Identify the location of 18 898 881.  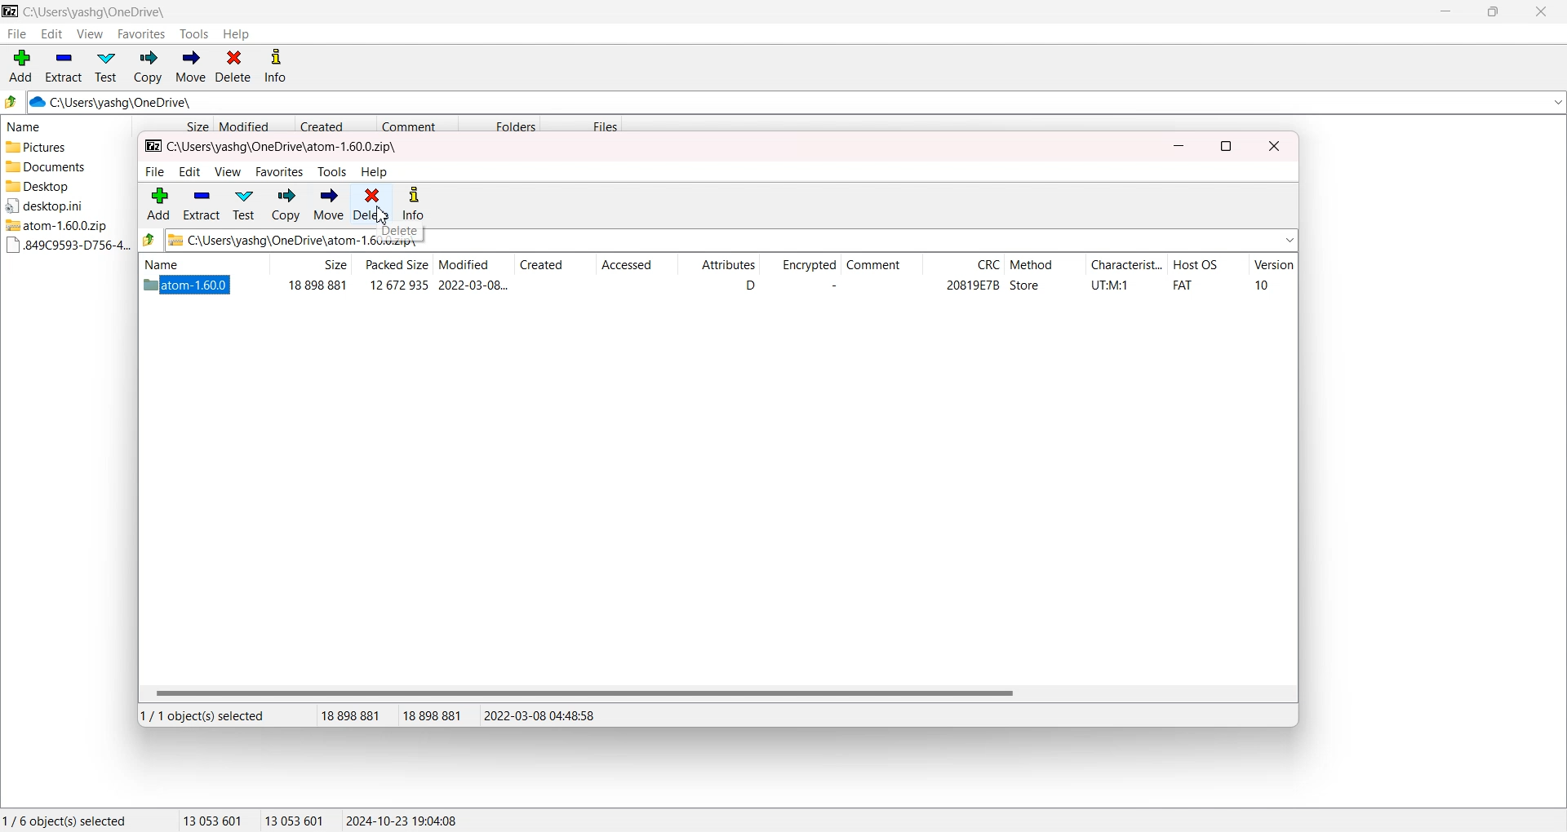
(317, 285).